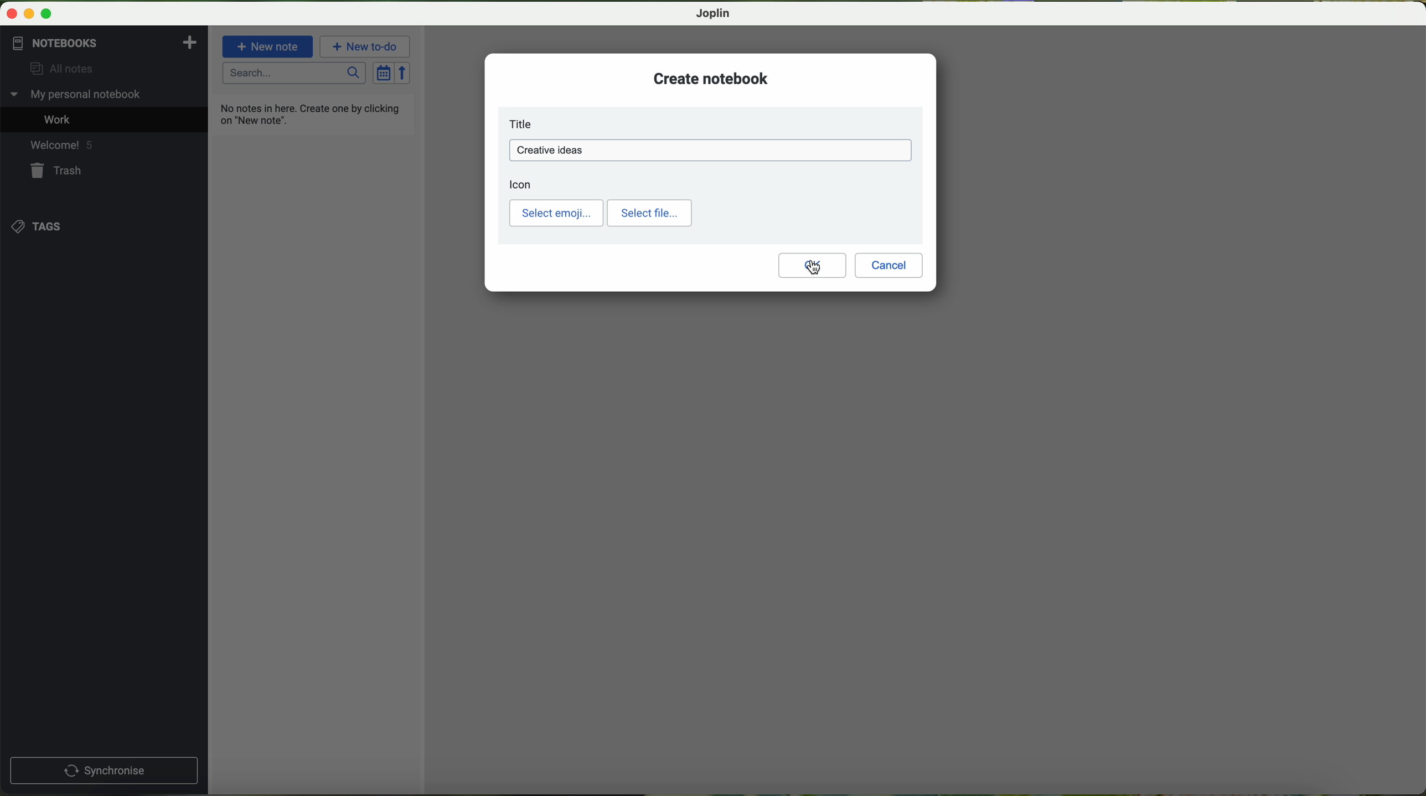 This screenshot has width=1426, height=796. Describe the element at coordinates (79, 95) in the screenshot. I see `my personal notebook` at that location.